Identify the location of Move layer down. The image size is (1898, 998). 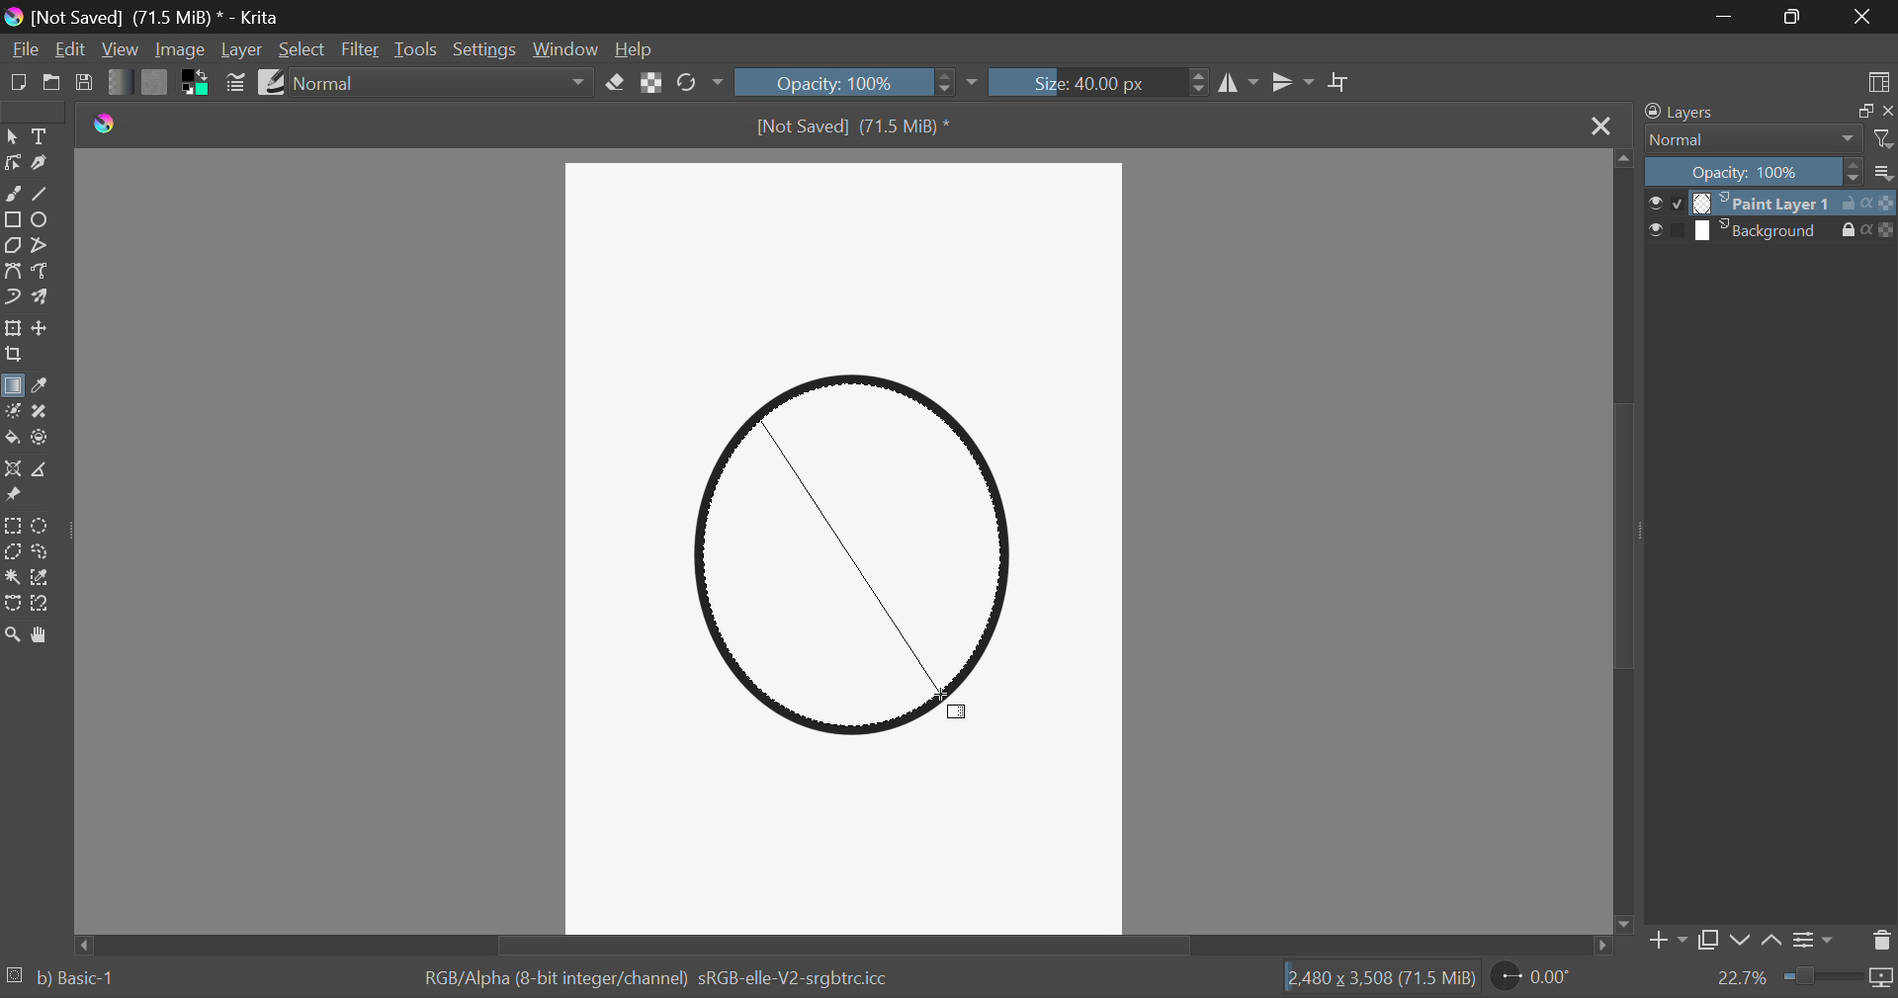
(1741, 943).